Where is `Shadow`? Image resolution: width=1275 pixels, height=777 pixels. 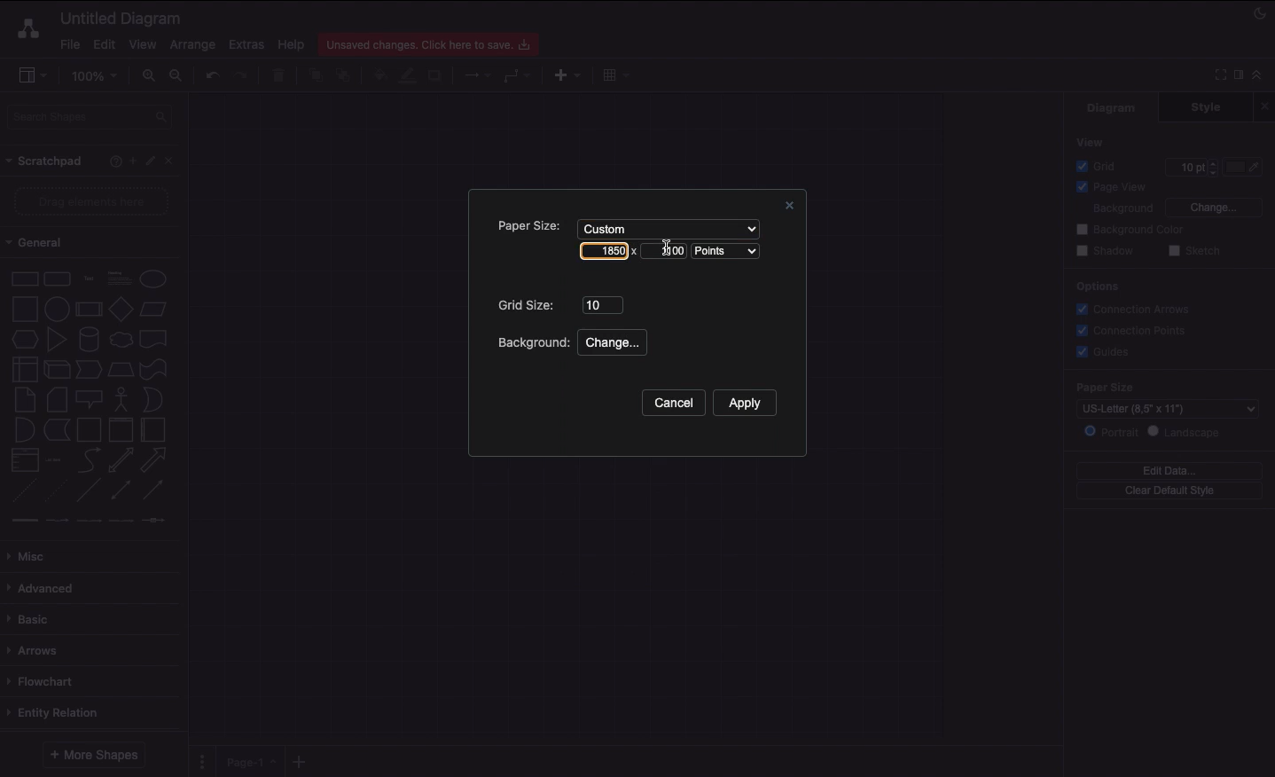 Shadow is located at coordinates (436, 75).